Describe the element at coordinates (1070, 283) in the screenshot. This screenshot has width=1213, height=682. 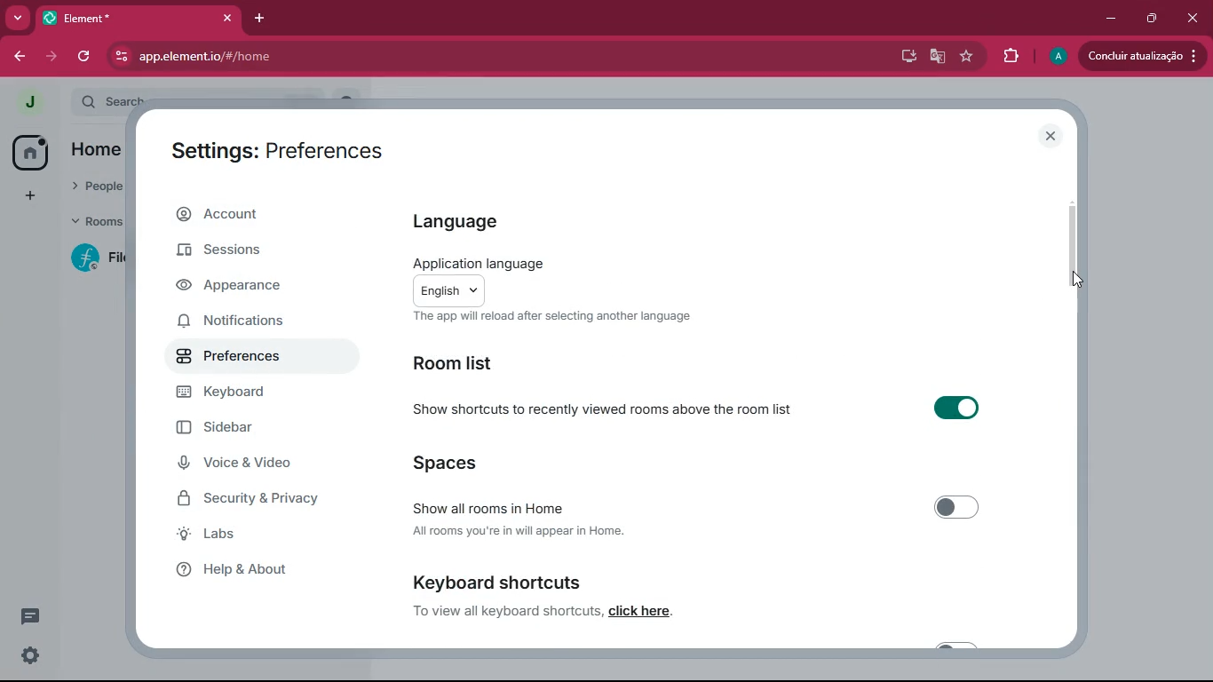
I see `Cursor` at that location.